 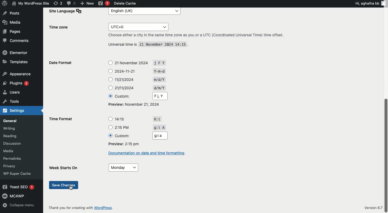 I want to click on scroll bar, so click(x=386, y=155).